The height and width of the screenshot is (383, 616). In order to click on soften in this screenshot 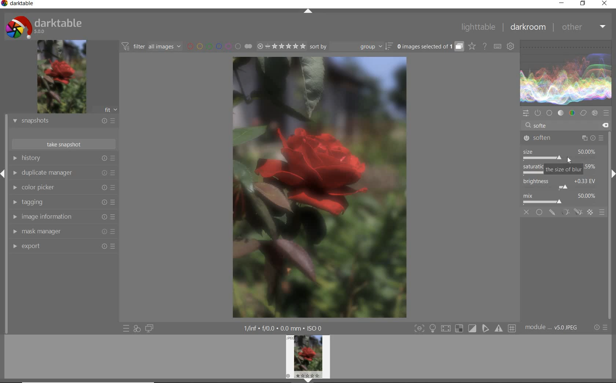, I will do `click(565, 138)`.